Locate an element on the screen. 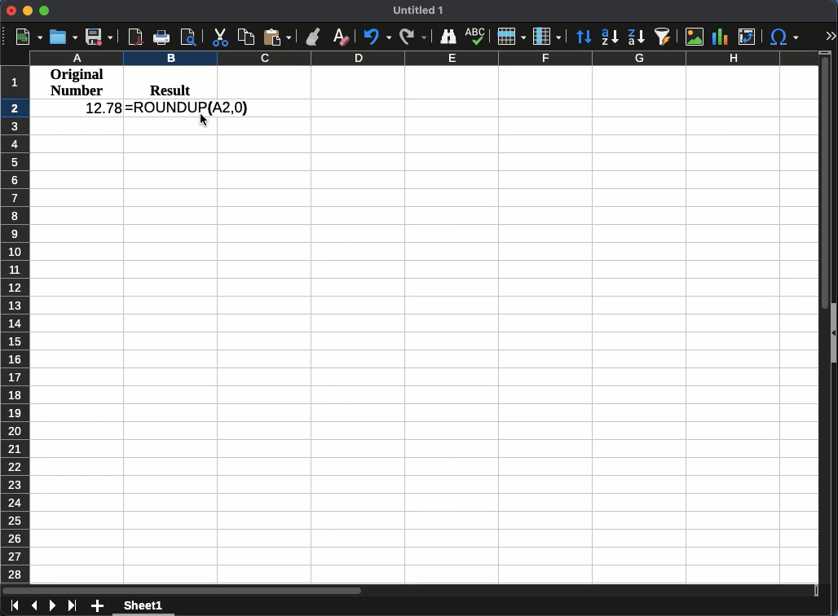 The width and height of the screenshot is (838, 616). paste is located at coordinates (276, 37).